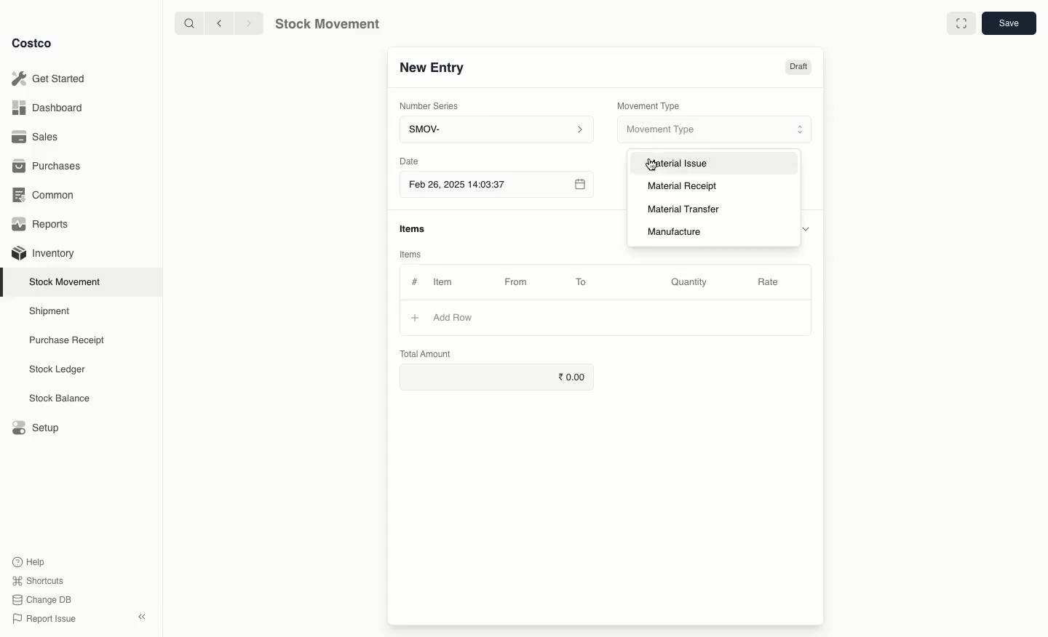 This screenshot has height=637, width=1048. Describe the element at coordinates (691, 283) in the screenshot. I see `Quantity` at that location.